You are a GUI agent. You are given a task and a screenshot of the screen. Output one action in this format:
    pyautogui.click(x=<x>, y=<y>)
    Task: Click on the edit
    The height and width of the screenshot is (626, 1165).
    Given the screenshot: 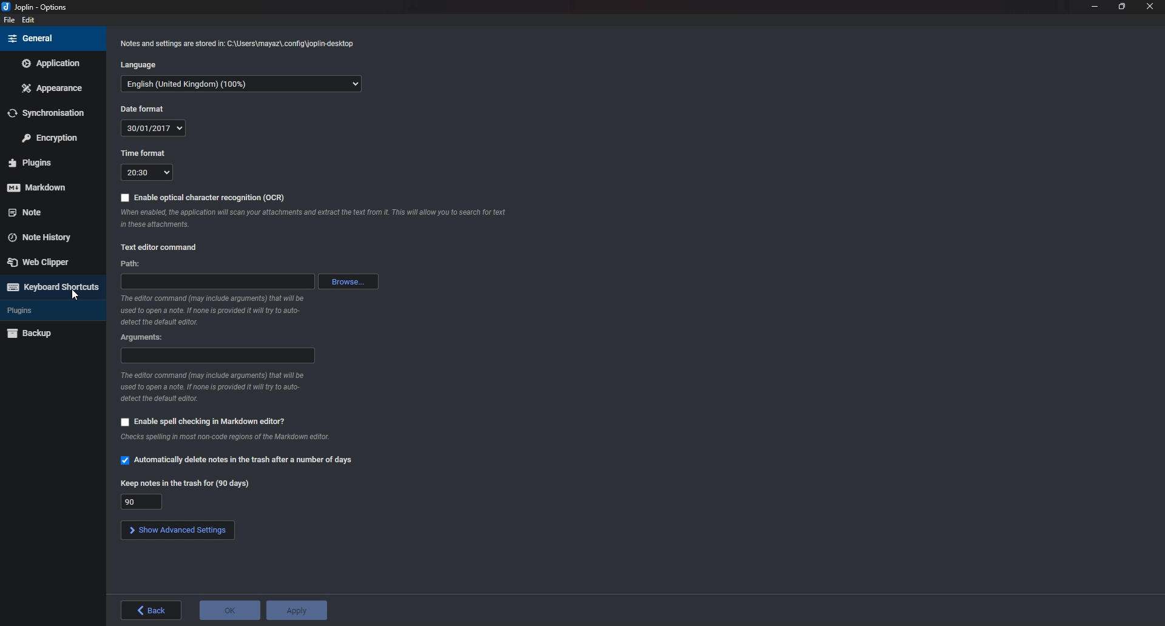 What is the action you would take?
    pyautogui.click(x=29, y=20)
    